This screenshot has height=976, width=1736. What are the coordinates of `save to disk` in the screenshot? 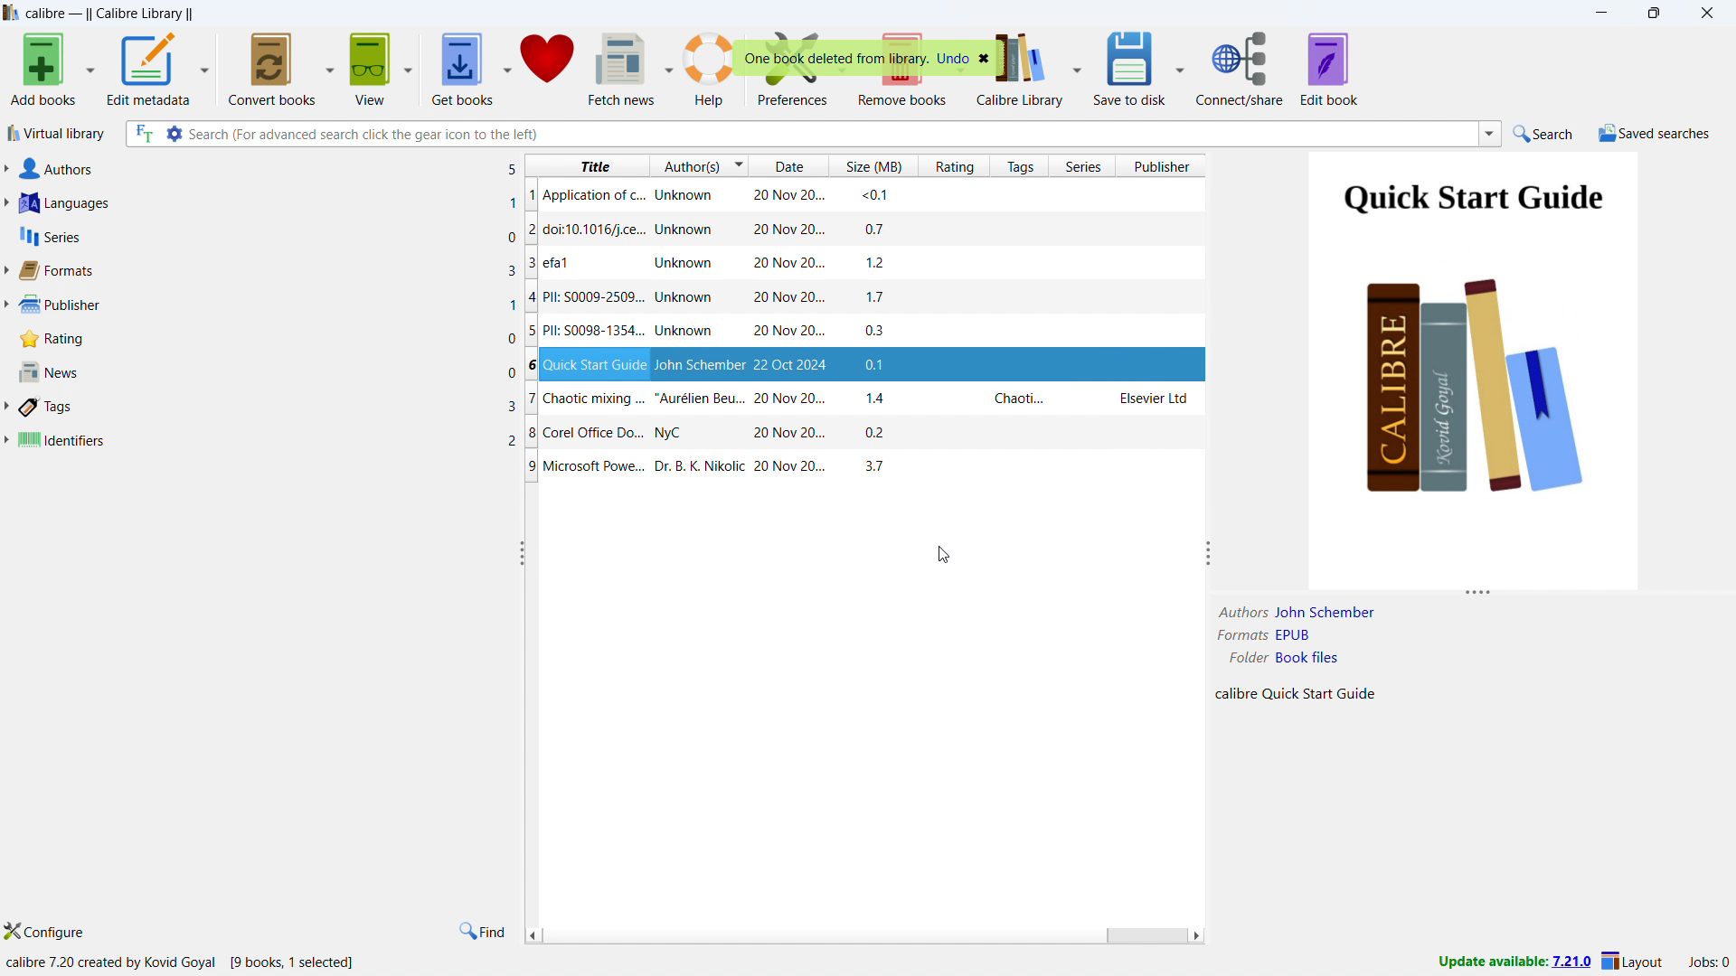 It's located at (1130, 68).